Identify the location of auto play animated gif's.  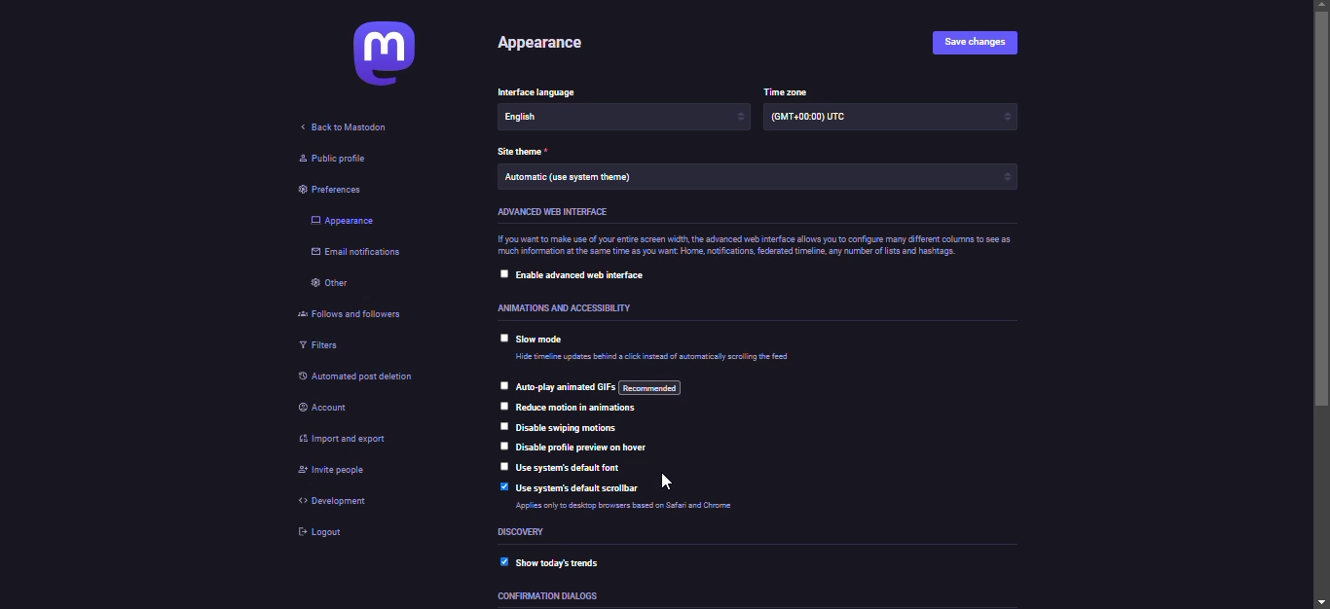
(600, 386).